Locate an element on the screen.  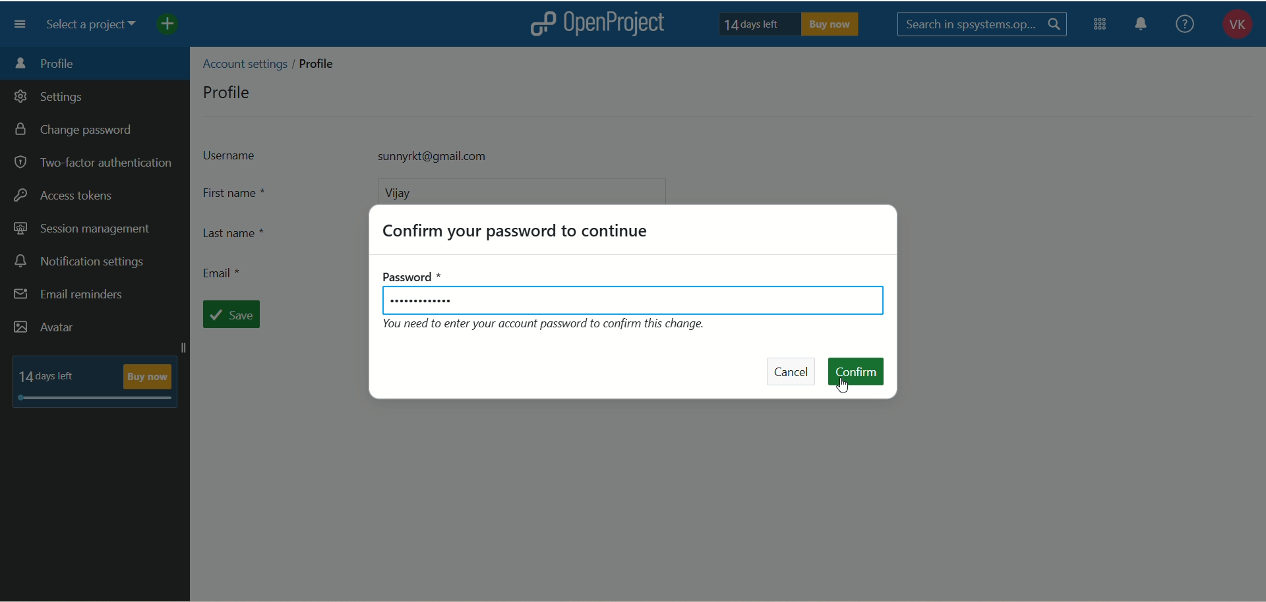
add project is located at coordinates (177, 26).